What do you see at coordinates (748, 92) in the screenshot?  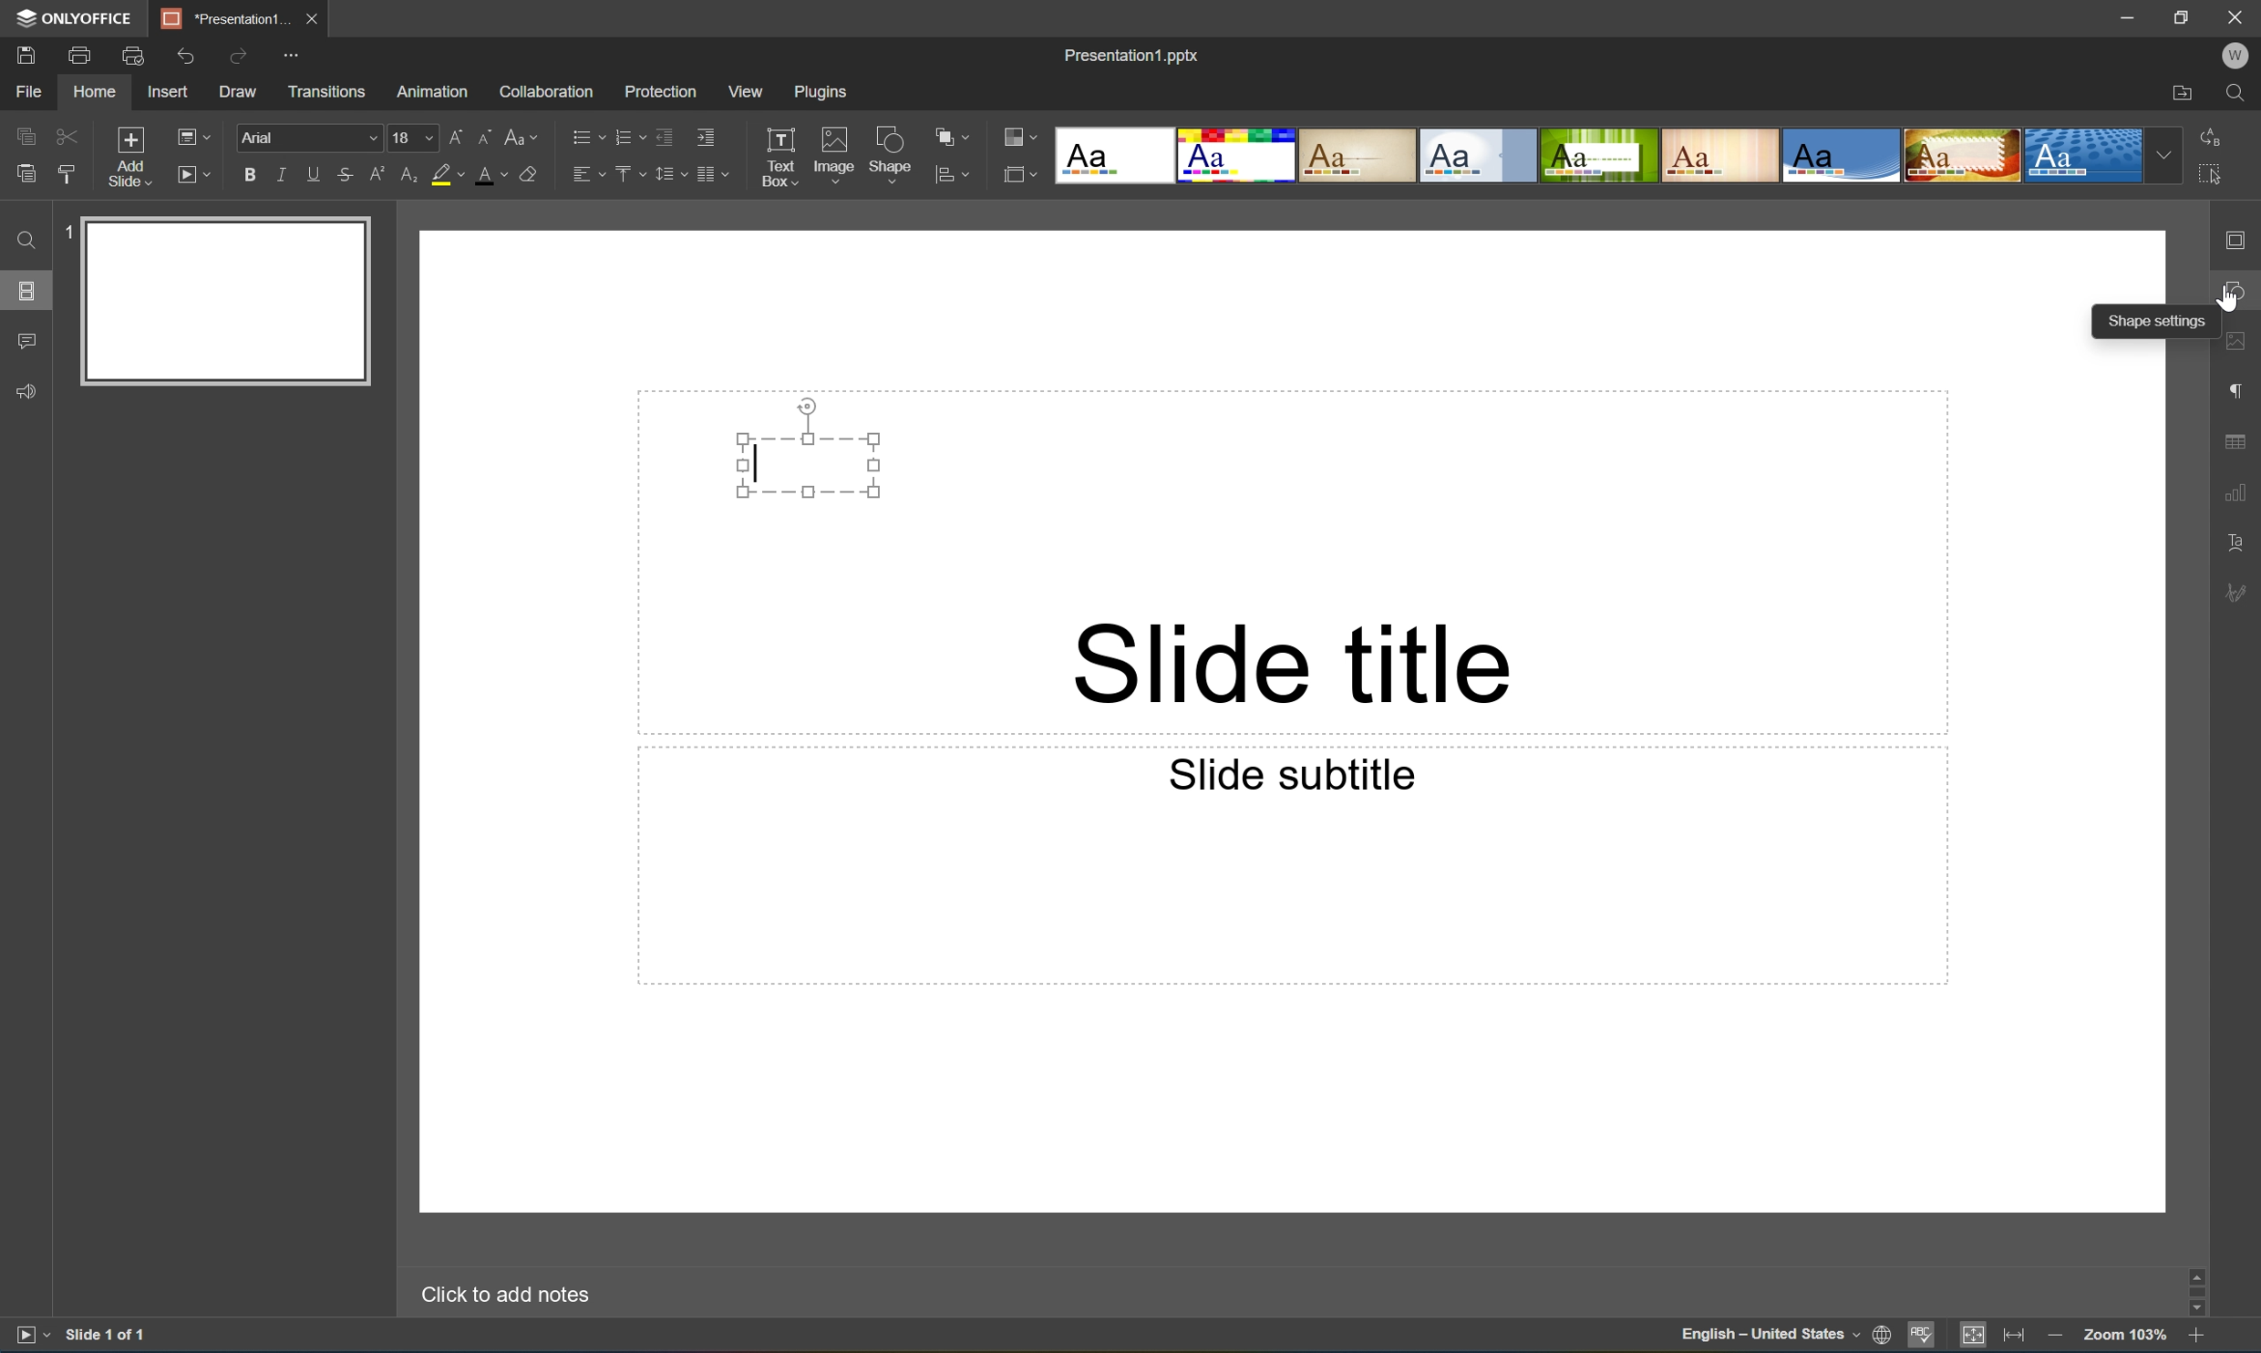 I see `View` at bounding box center [748, 92].